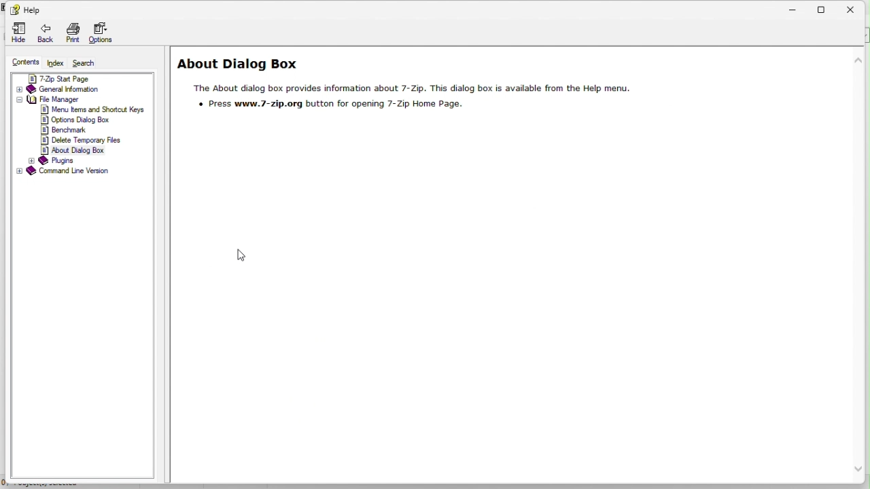 The height and width of the screenshot is (489, 870). Describe the element at coordinates (860, 469) in the screenshot. I see `scroll down` at that location.